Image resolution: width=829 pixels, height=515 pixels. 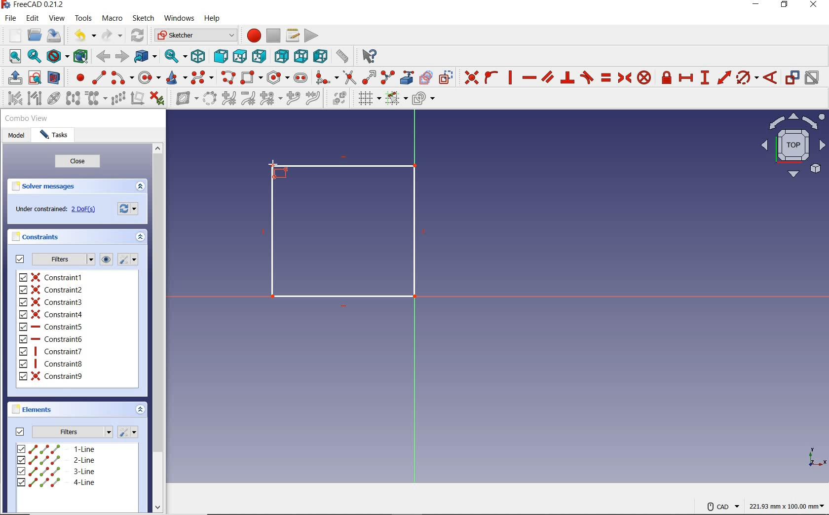 I want to click on join curves, so click(x=313, y=99).